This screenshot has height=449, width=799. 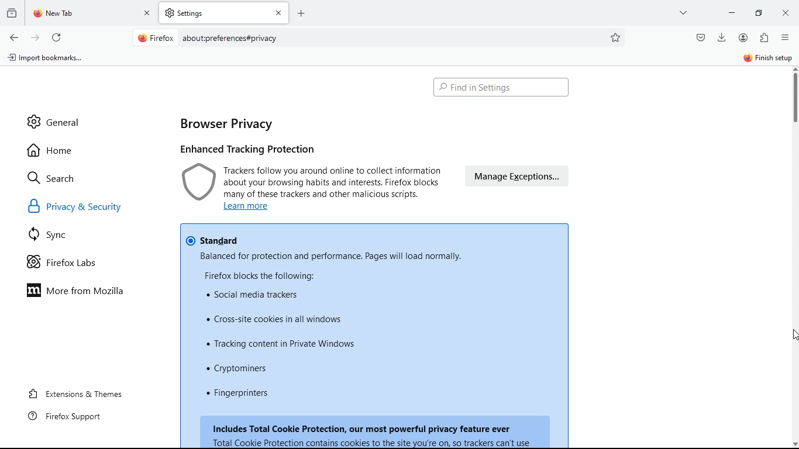 I want to click on sync, so click(x=53, y=237).